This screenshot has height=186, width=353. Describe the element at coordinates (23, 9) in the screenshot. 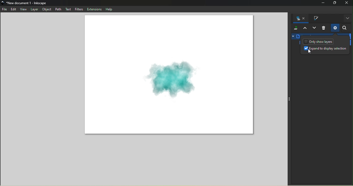

I see `View` at that location.